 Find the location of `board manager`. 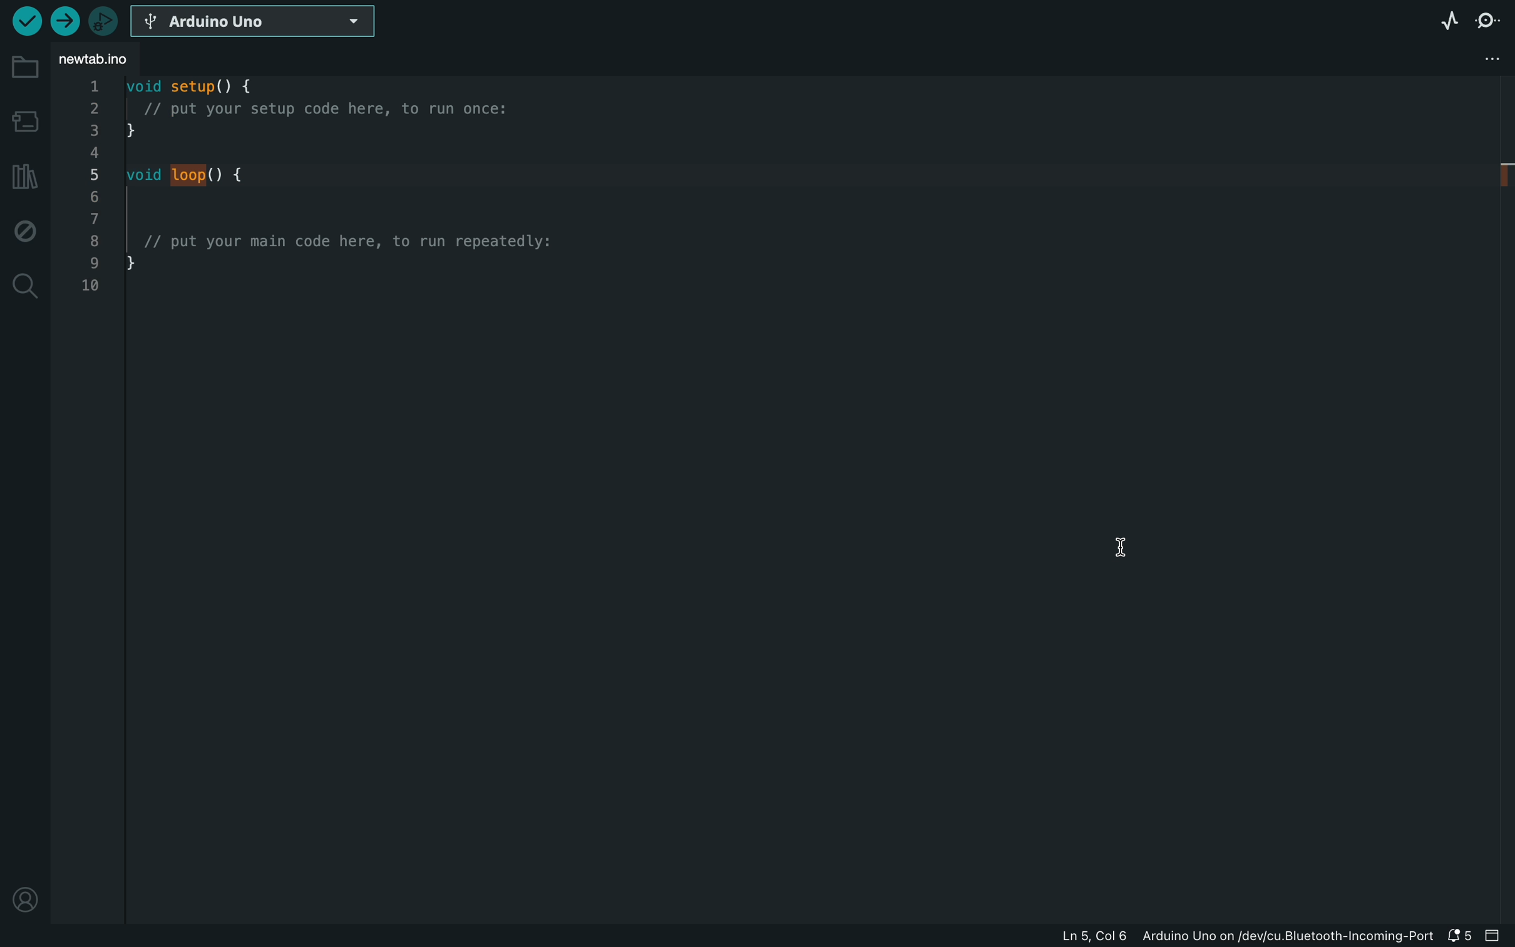

board manager is located at coordinates (25, 119).